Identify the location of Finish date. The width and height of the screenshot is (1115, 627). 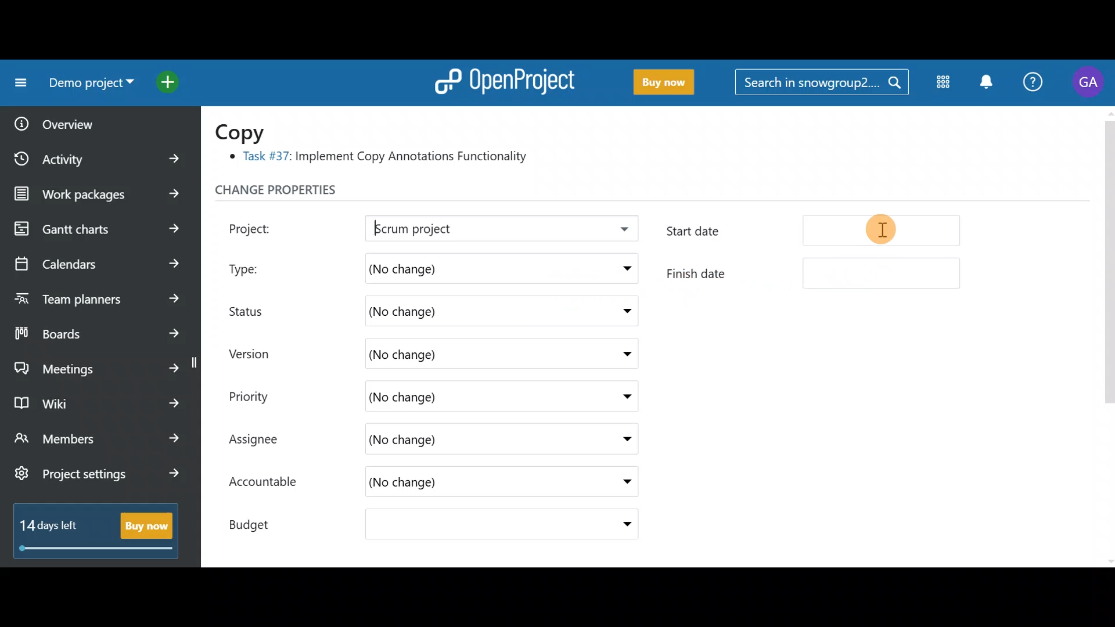
(814, 273).